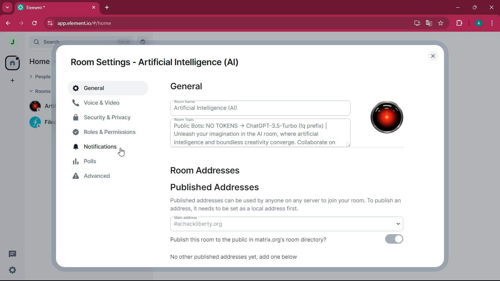 Image resolution: width=500 pixels, height=281 pixels. What do you see at coordinates (395, 240) in the screenshot?
I see `off` at bounding box center [395, 240].